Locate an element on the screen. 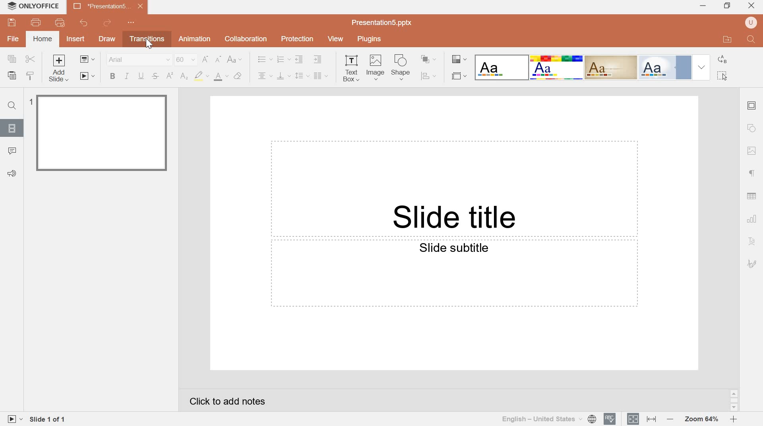  subscript is located at coordinates (185, 77).